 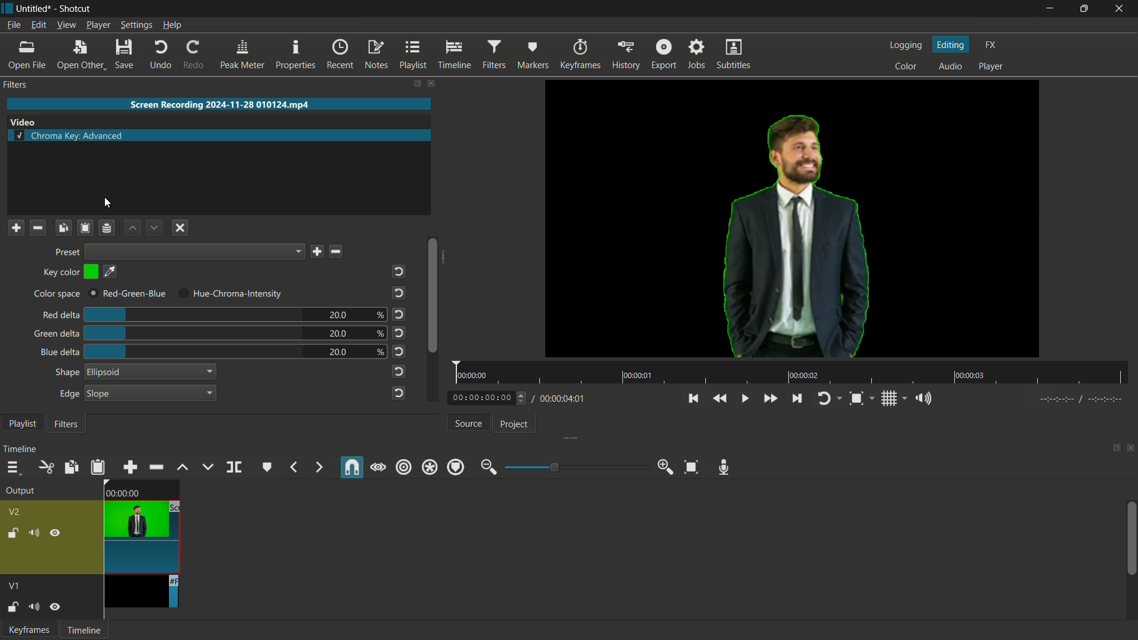 I want to click on delete, so click(x=337, y=252).